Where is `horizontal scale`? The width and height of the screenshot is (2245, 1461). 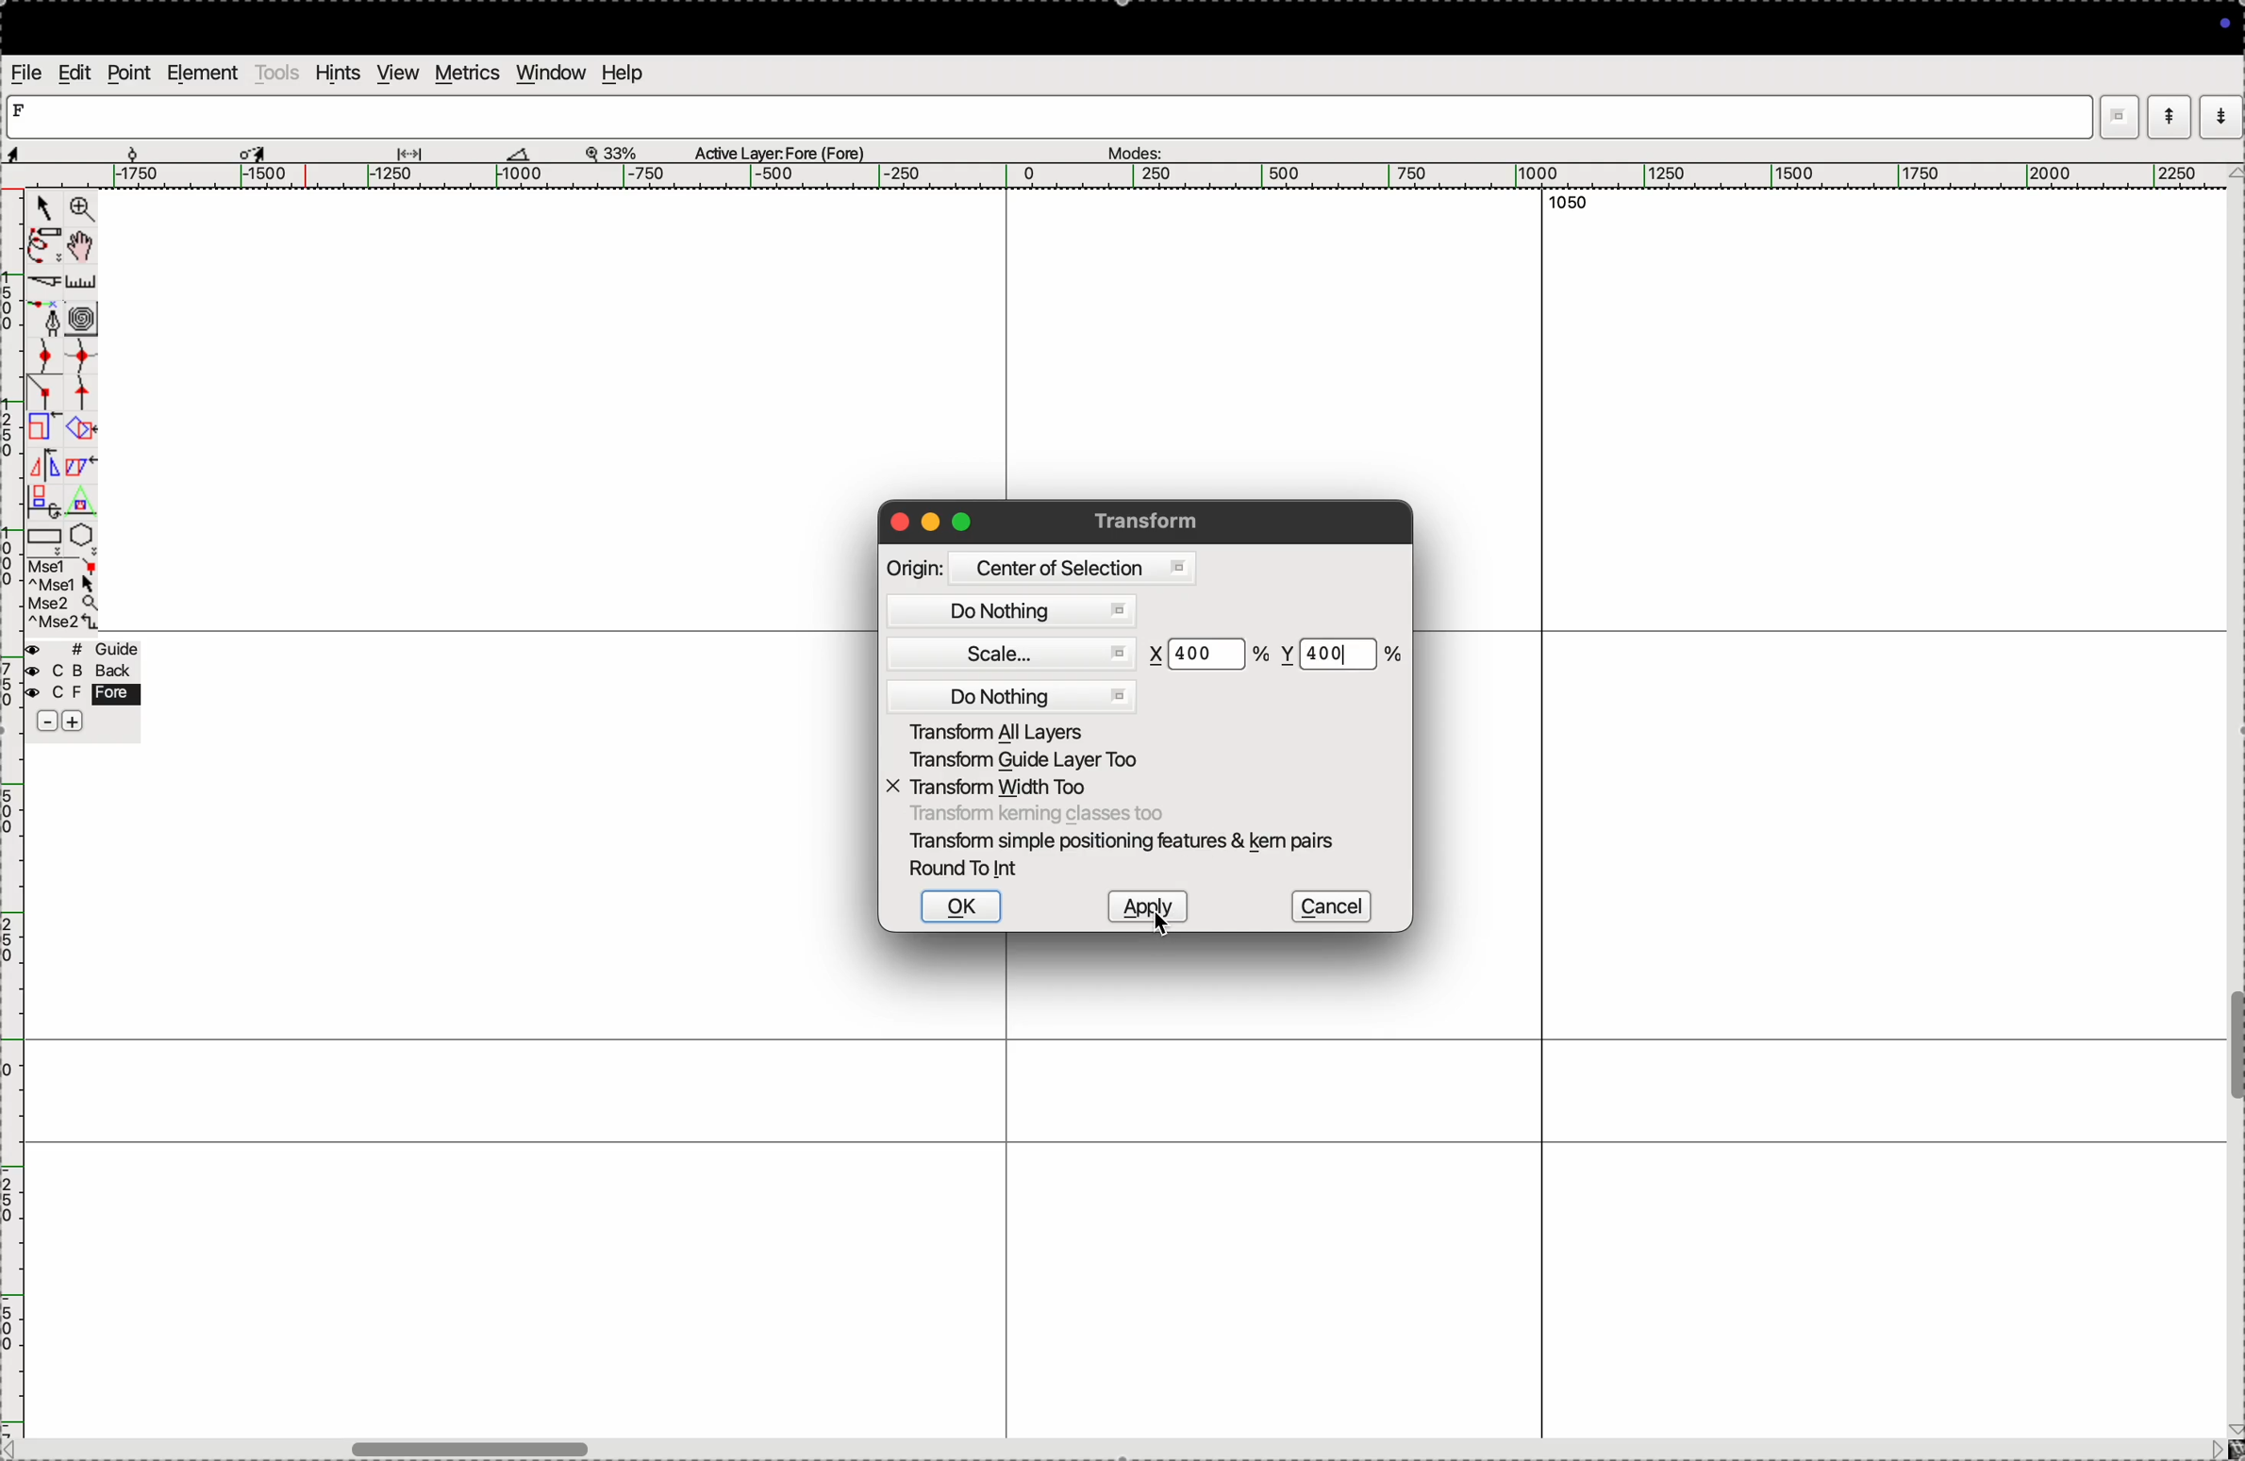
horizontal scale is located at coordinates (1110, 177).